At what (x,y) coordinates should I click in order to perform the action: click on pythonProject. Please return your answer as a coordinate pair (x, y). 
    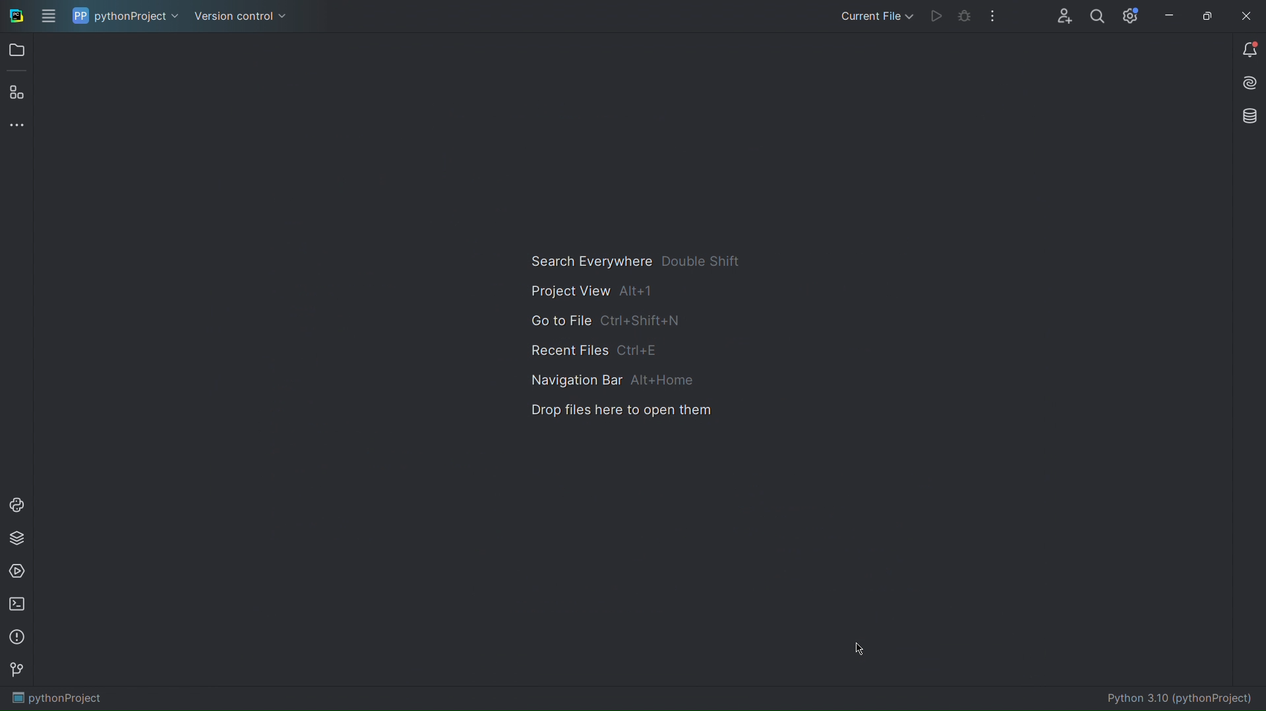
    Looking at the image, I should click on (59, 698).